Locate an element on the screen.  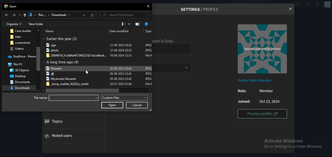
documnet is located at coordinates (20, 83).